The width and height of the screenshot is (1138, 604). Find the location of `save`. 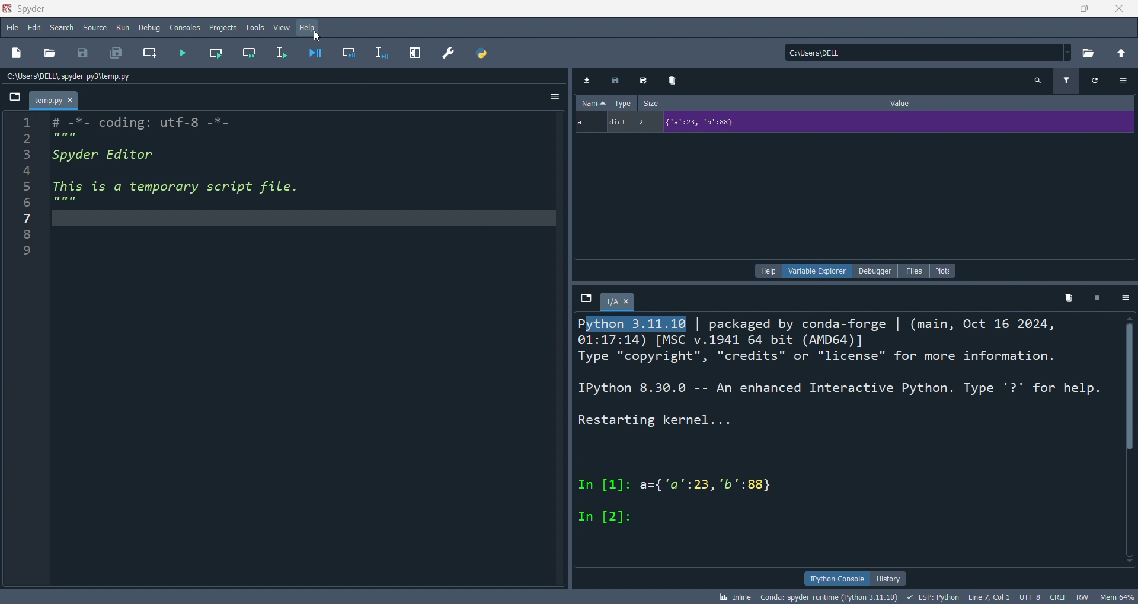

save is located at coordinates (83, 54).